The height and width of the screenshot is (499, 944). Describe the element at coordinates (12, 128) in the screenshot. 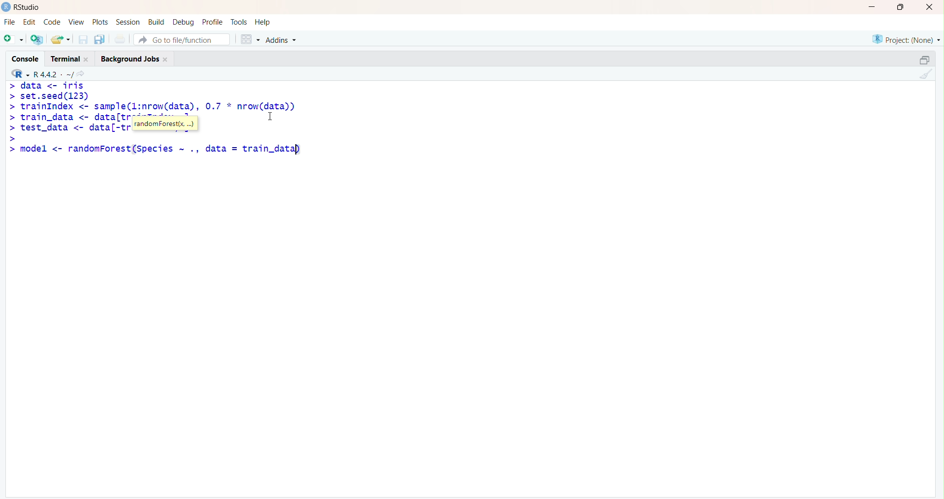

I see `Prompt cursor` at that location.